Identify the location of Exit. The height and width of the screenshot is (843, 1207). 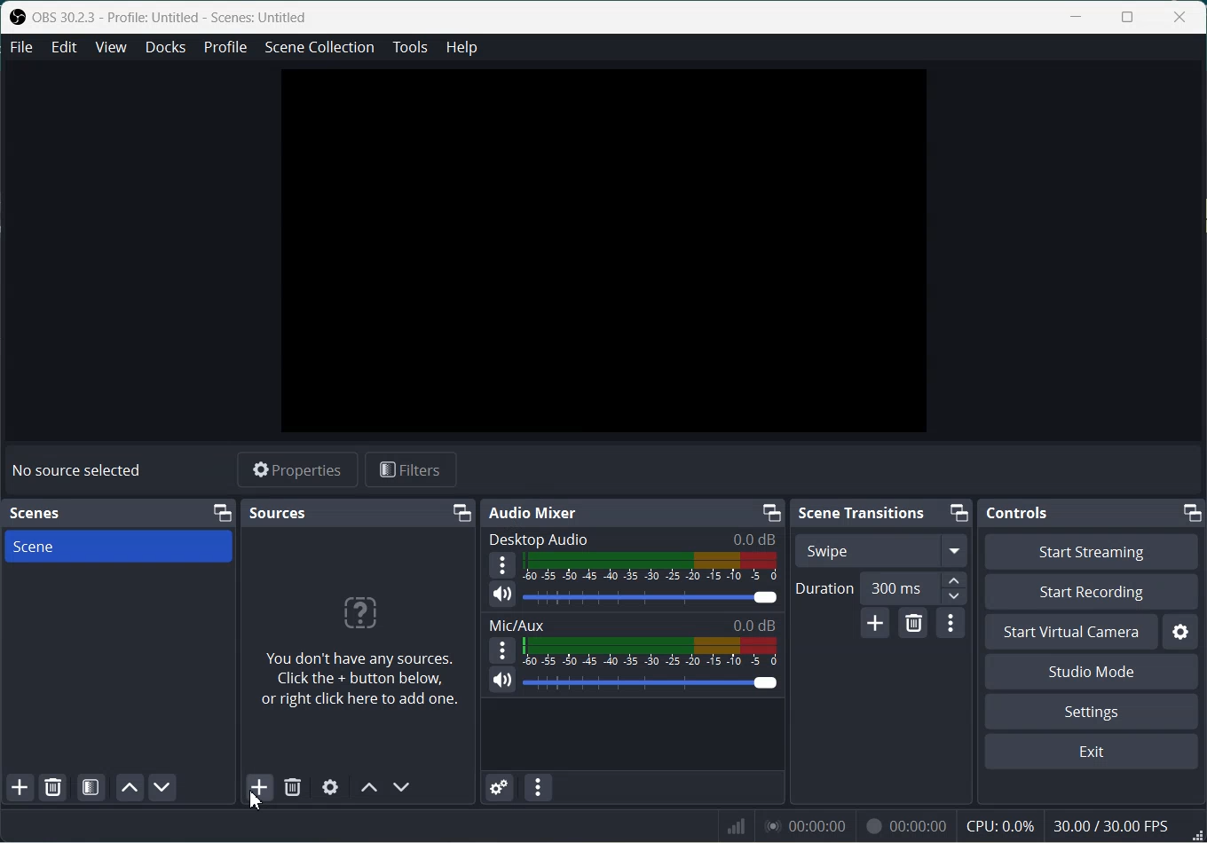
(1091, 752).